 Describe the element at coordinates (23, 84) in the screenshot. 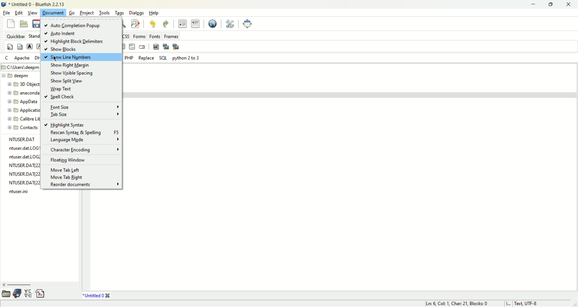

I see `3D object` at that location.